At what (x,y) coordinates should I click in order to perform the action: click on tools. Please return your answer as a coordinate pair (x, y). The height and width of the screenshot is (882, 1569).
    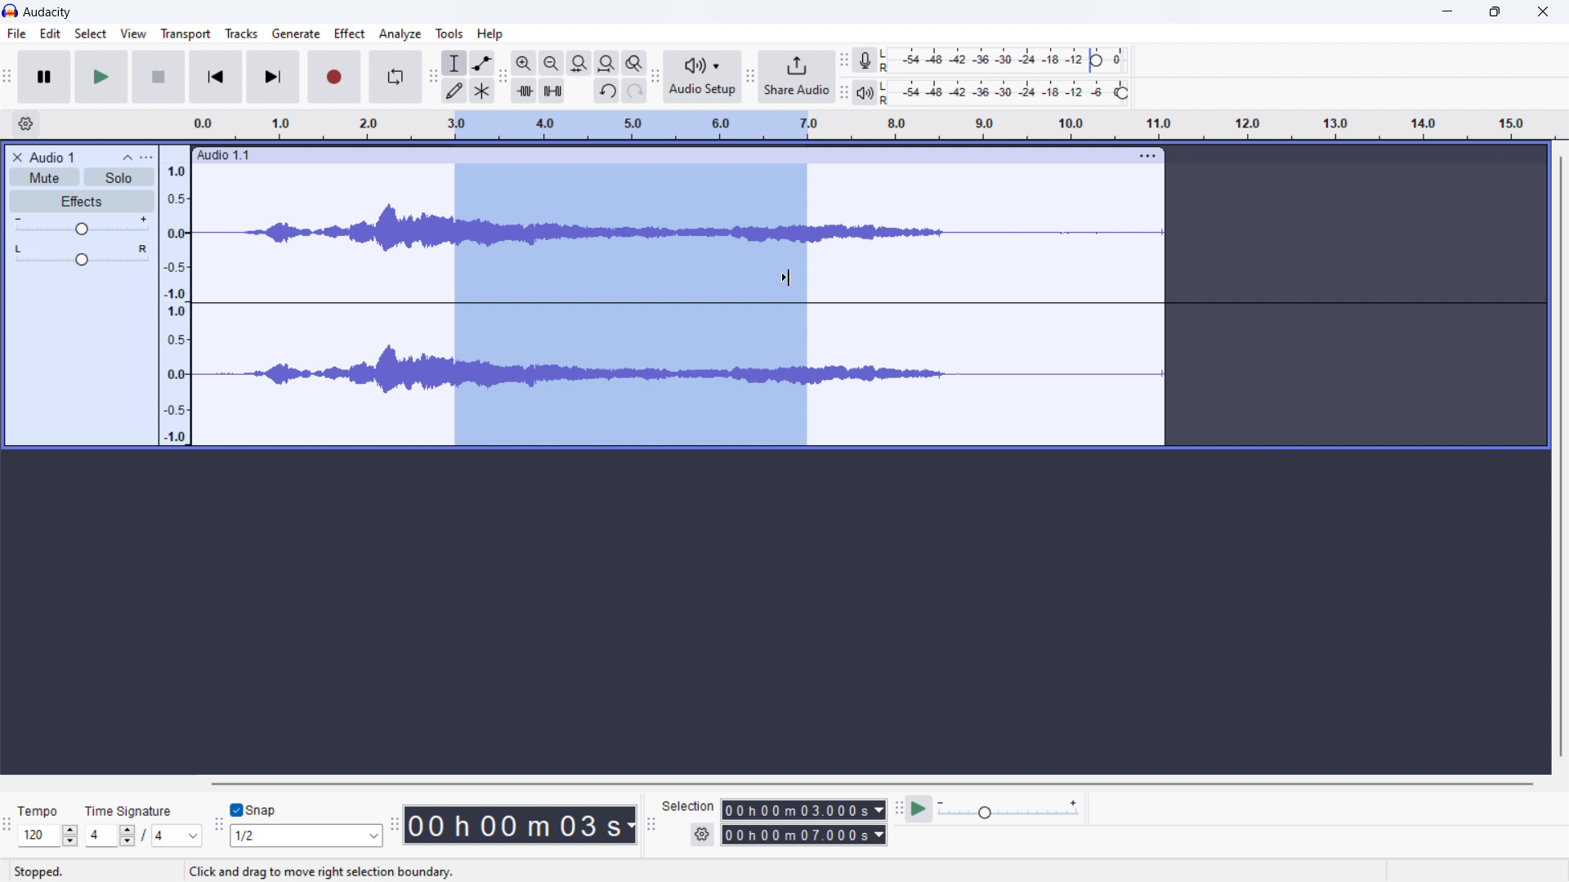
    Looking at the image, I should click on (450, 33).